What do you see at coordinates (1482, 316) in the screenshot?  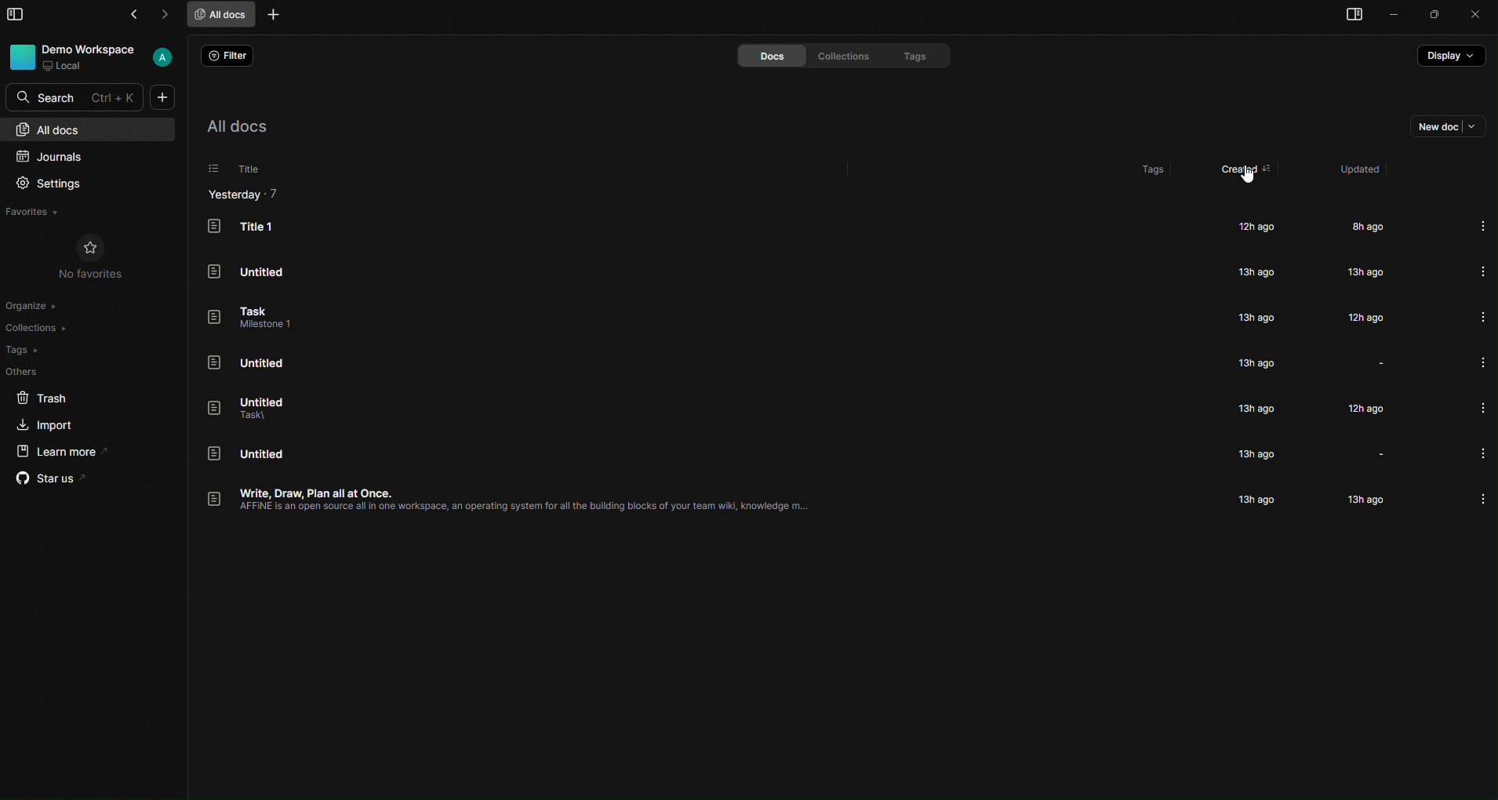 I see `more info` at bounding box center [1482, 316].